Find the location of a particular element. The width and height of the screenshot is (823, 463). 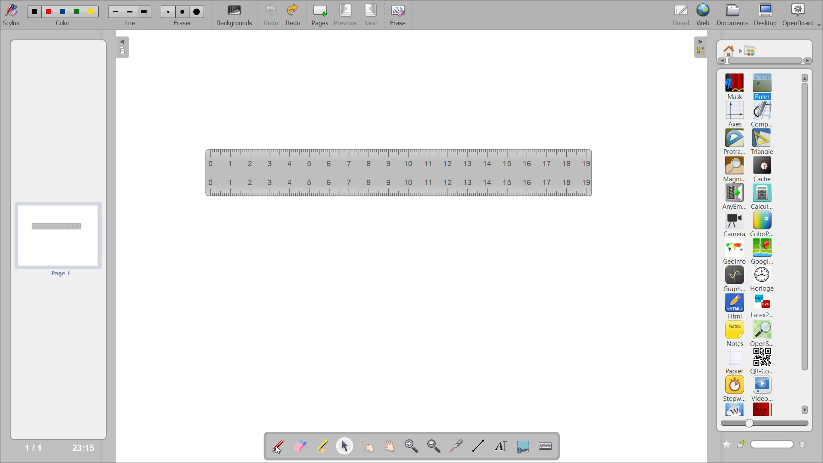

documents is located at coordinates (733, 15).